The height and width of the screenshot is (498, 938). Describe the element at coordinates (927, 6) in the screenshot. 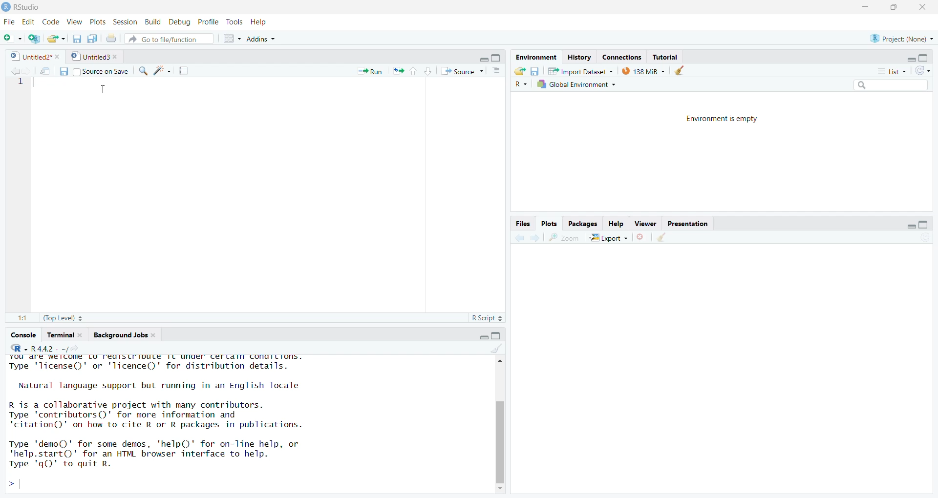

I see `Close` at that location.